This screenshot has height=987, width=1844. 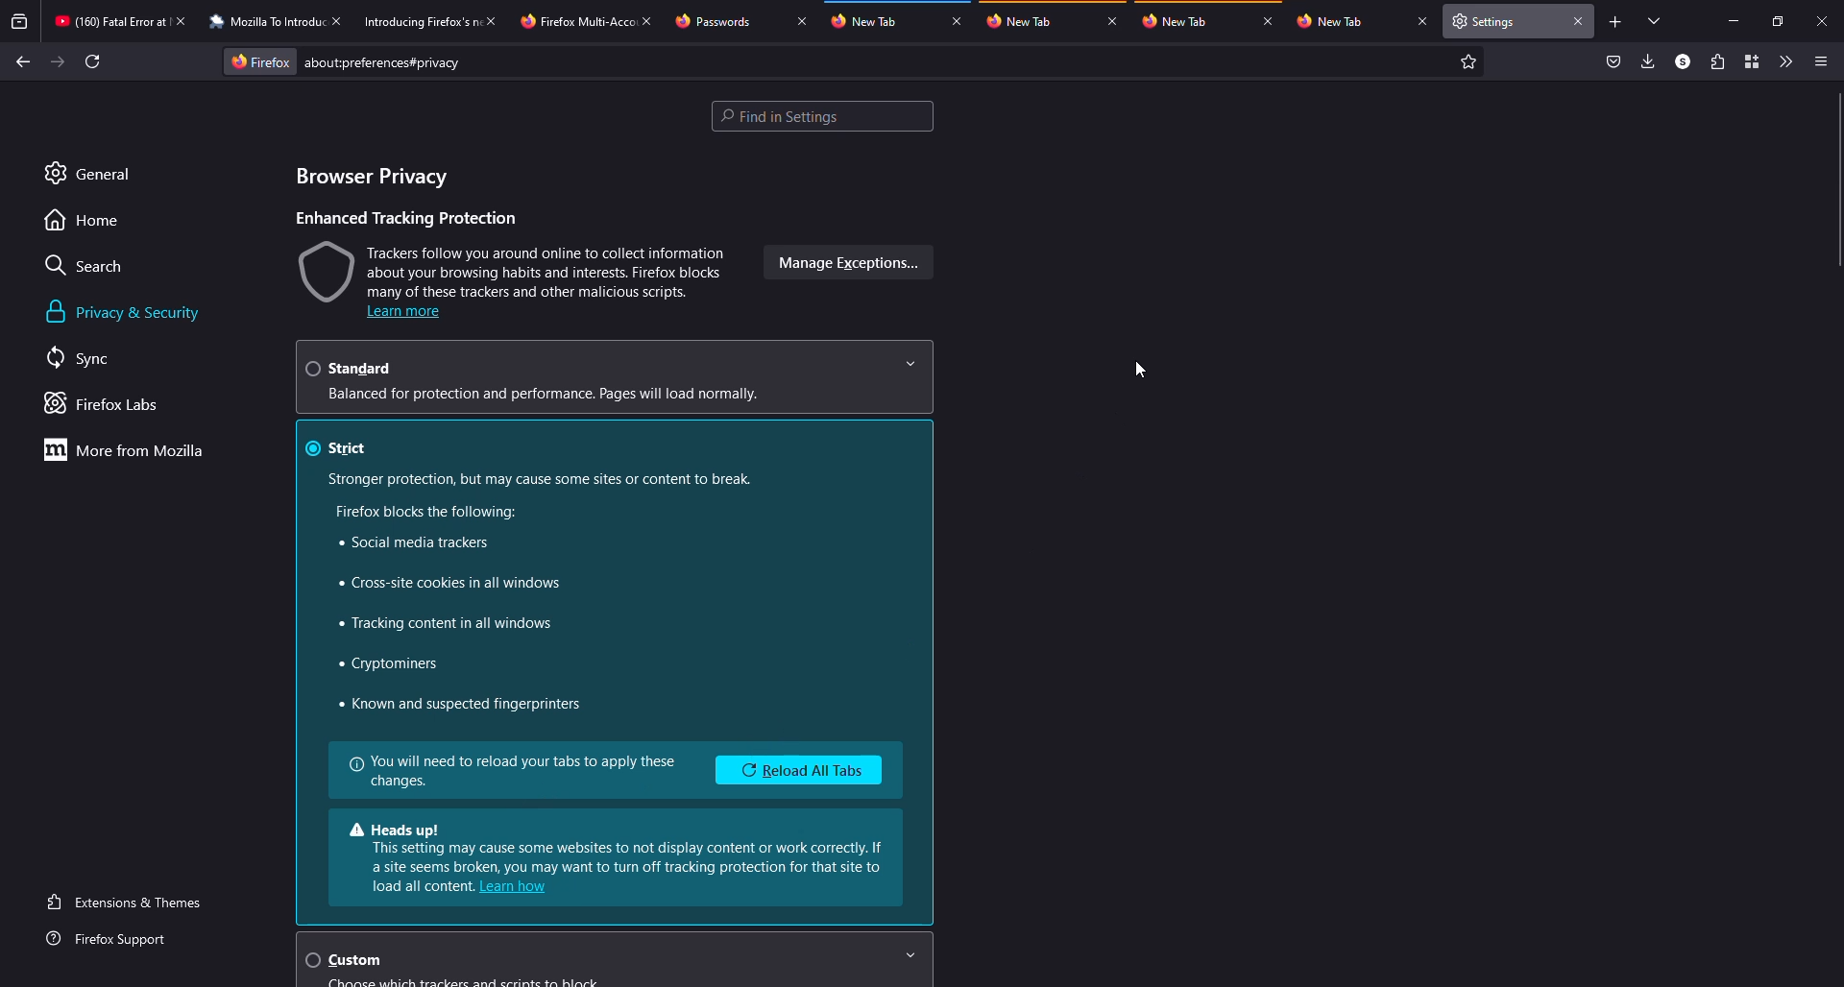 What do you see at coordinates (84, 222) in the screenshot?
I see `home` at bounding box center [84, 222].